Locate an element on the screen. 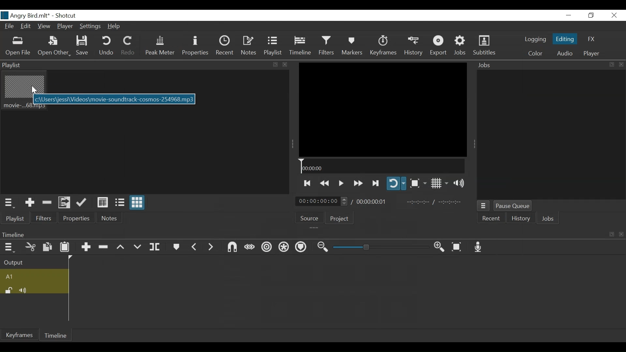 This screenshot has width=626, height=352. Edit is located at coordinates (26, 27).